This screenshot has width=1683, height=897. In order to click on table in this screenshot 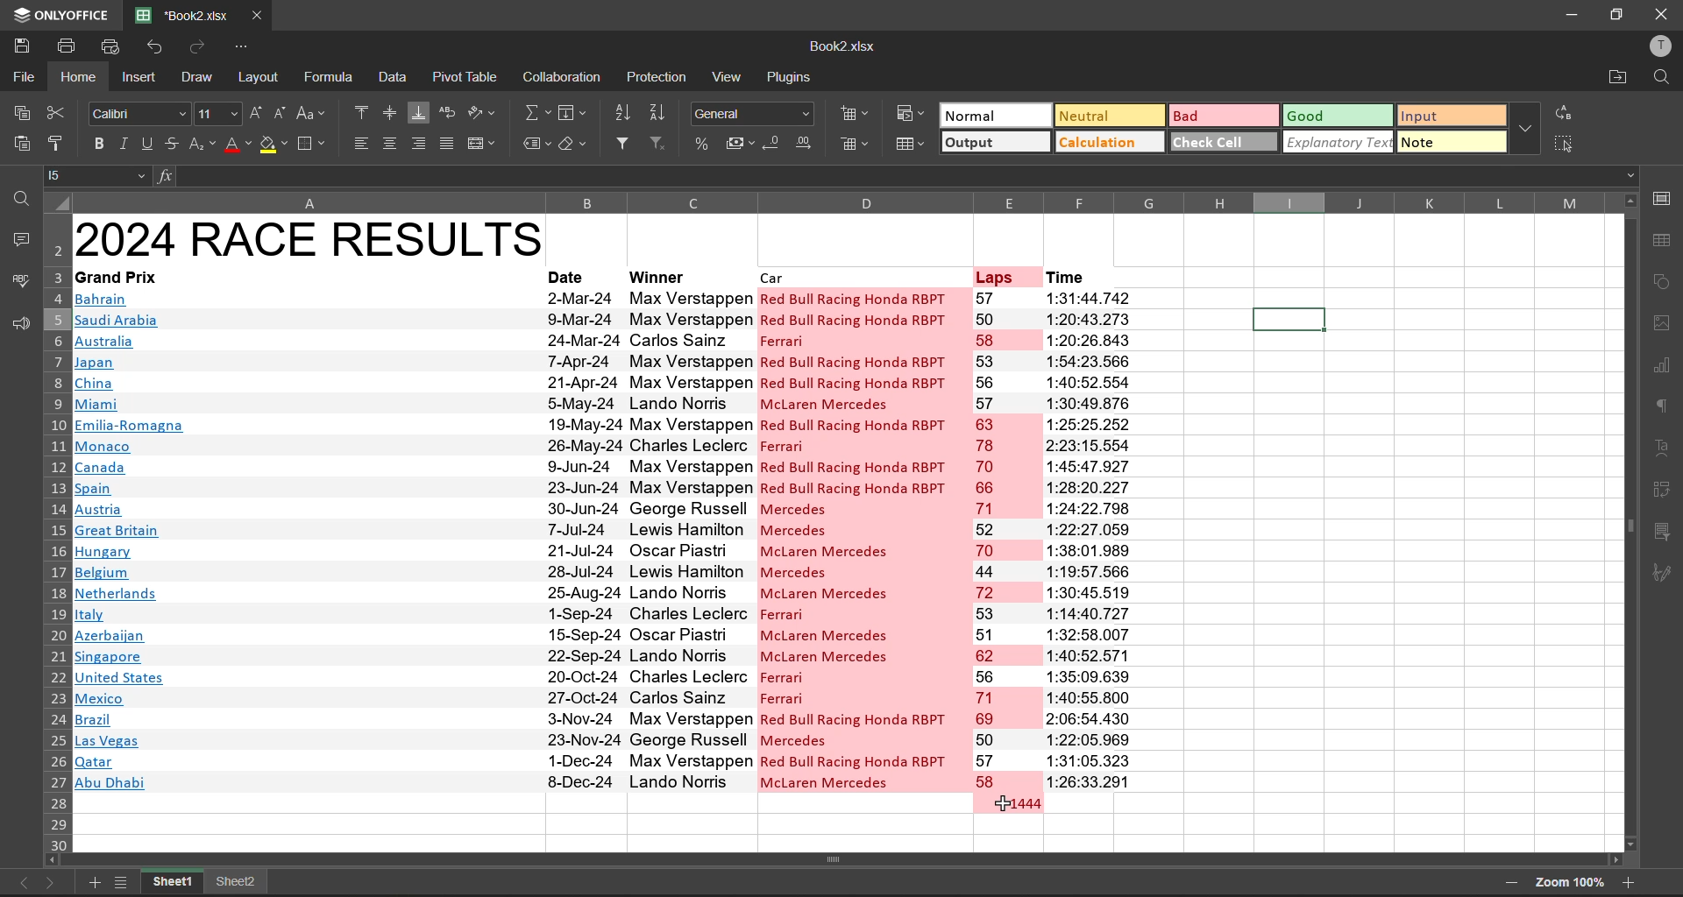, I will do `click(1663, 240)`.